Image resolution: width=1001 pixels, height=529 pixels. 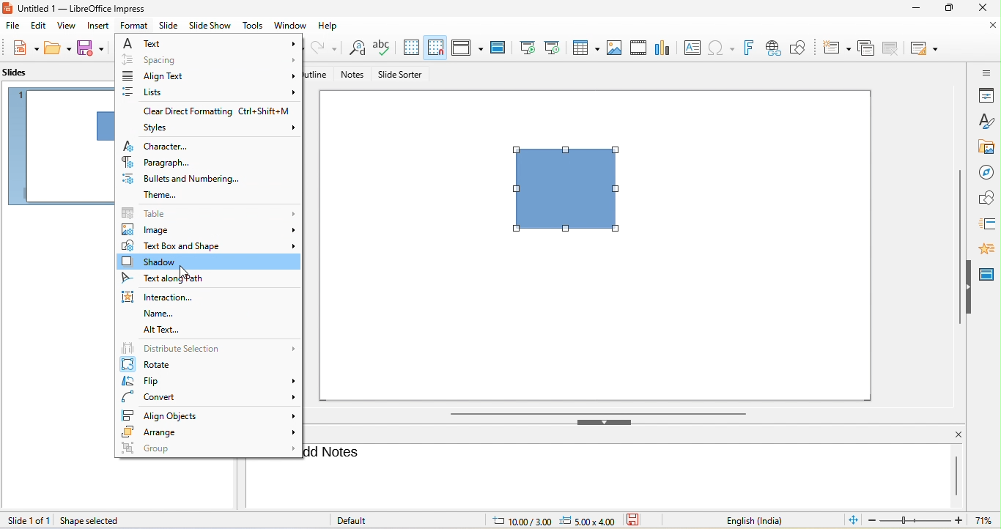 What do you see at coordinates (662, 46) in the screenshot?
I see `chart` at bounding box center [662, 46].